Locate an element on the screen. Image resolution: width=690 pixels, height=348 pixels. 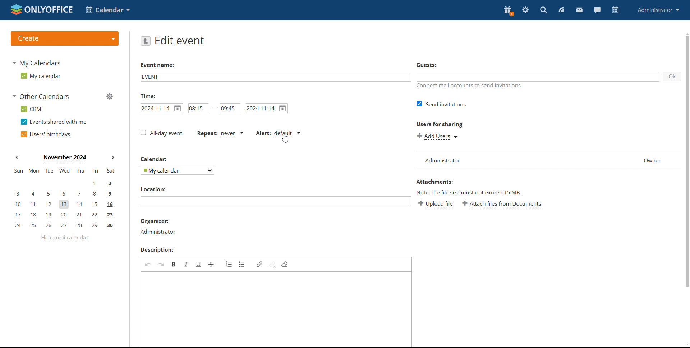
scroll up is located at coordinates (686, 33).